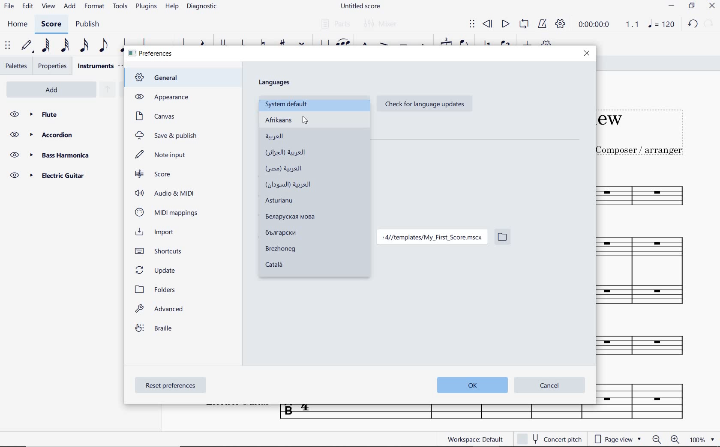  I want to click on properties, so click(52, 66).